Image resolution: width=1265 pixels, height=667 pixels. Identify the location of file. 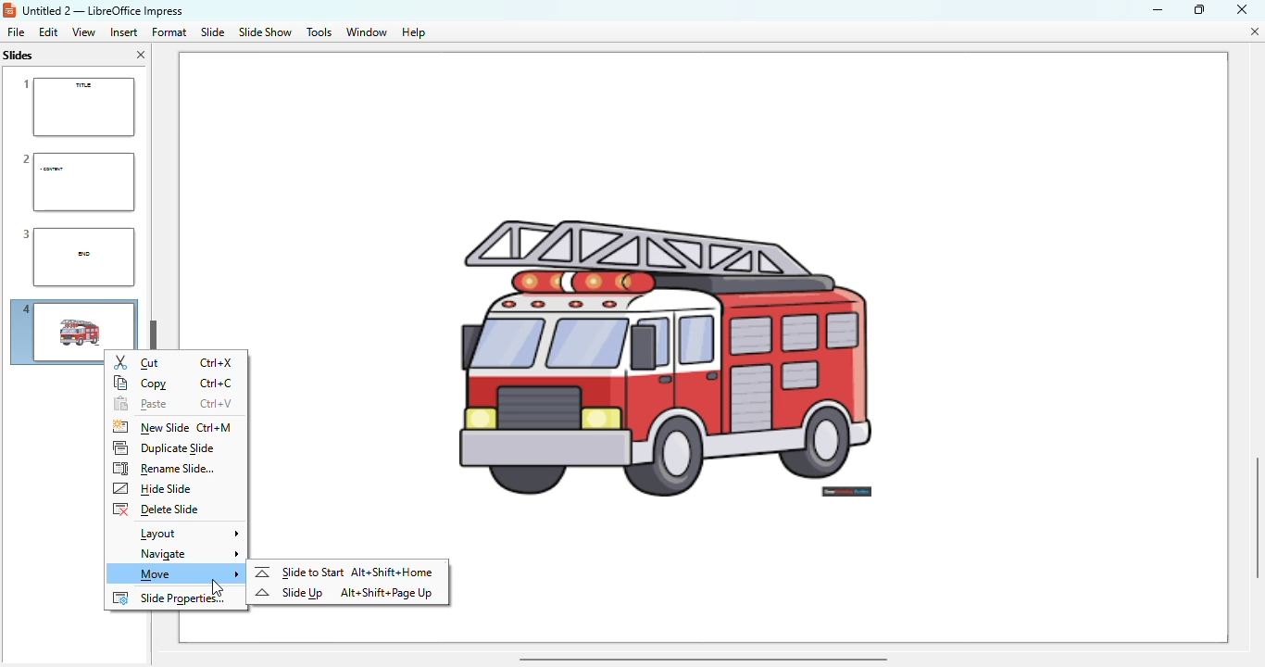
(16, 31).